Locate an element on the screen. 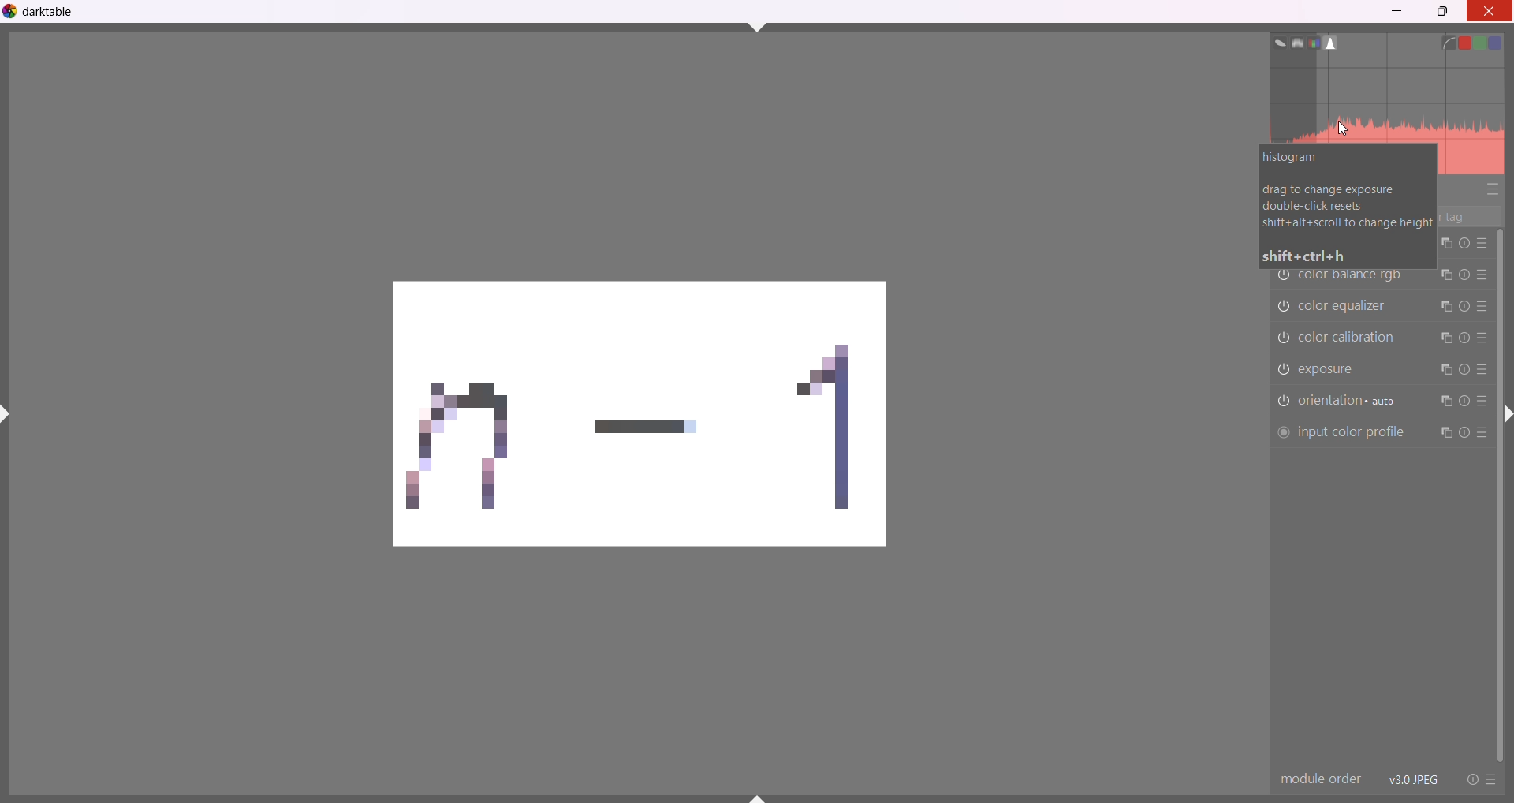  presets is located at coordinates (1493, 190).